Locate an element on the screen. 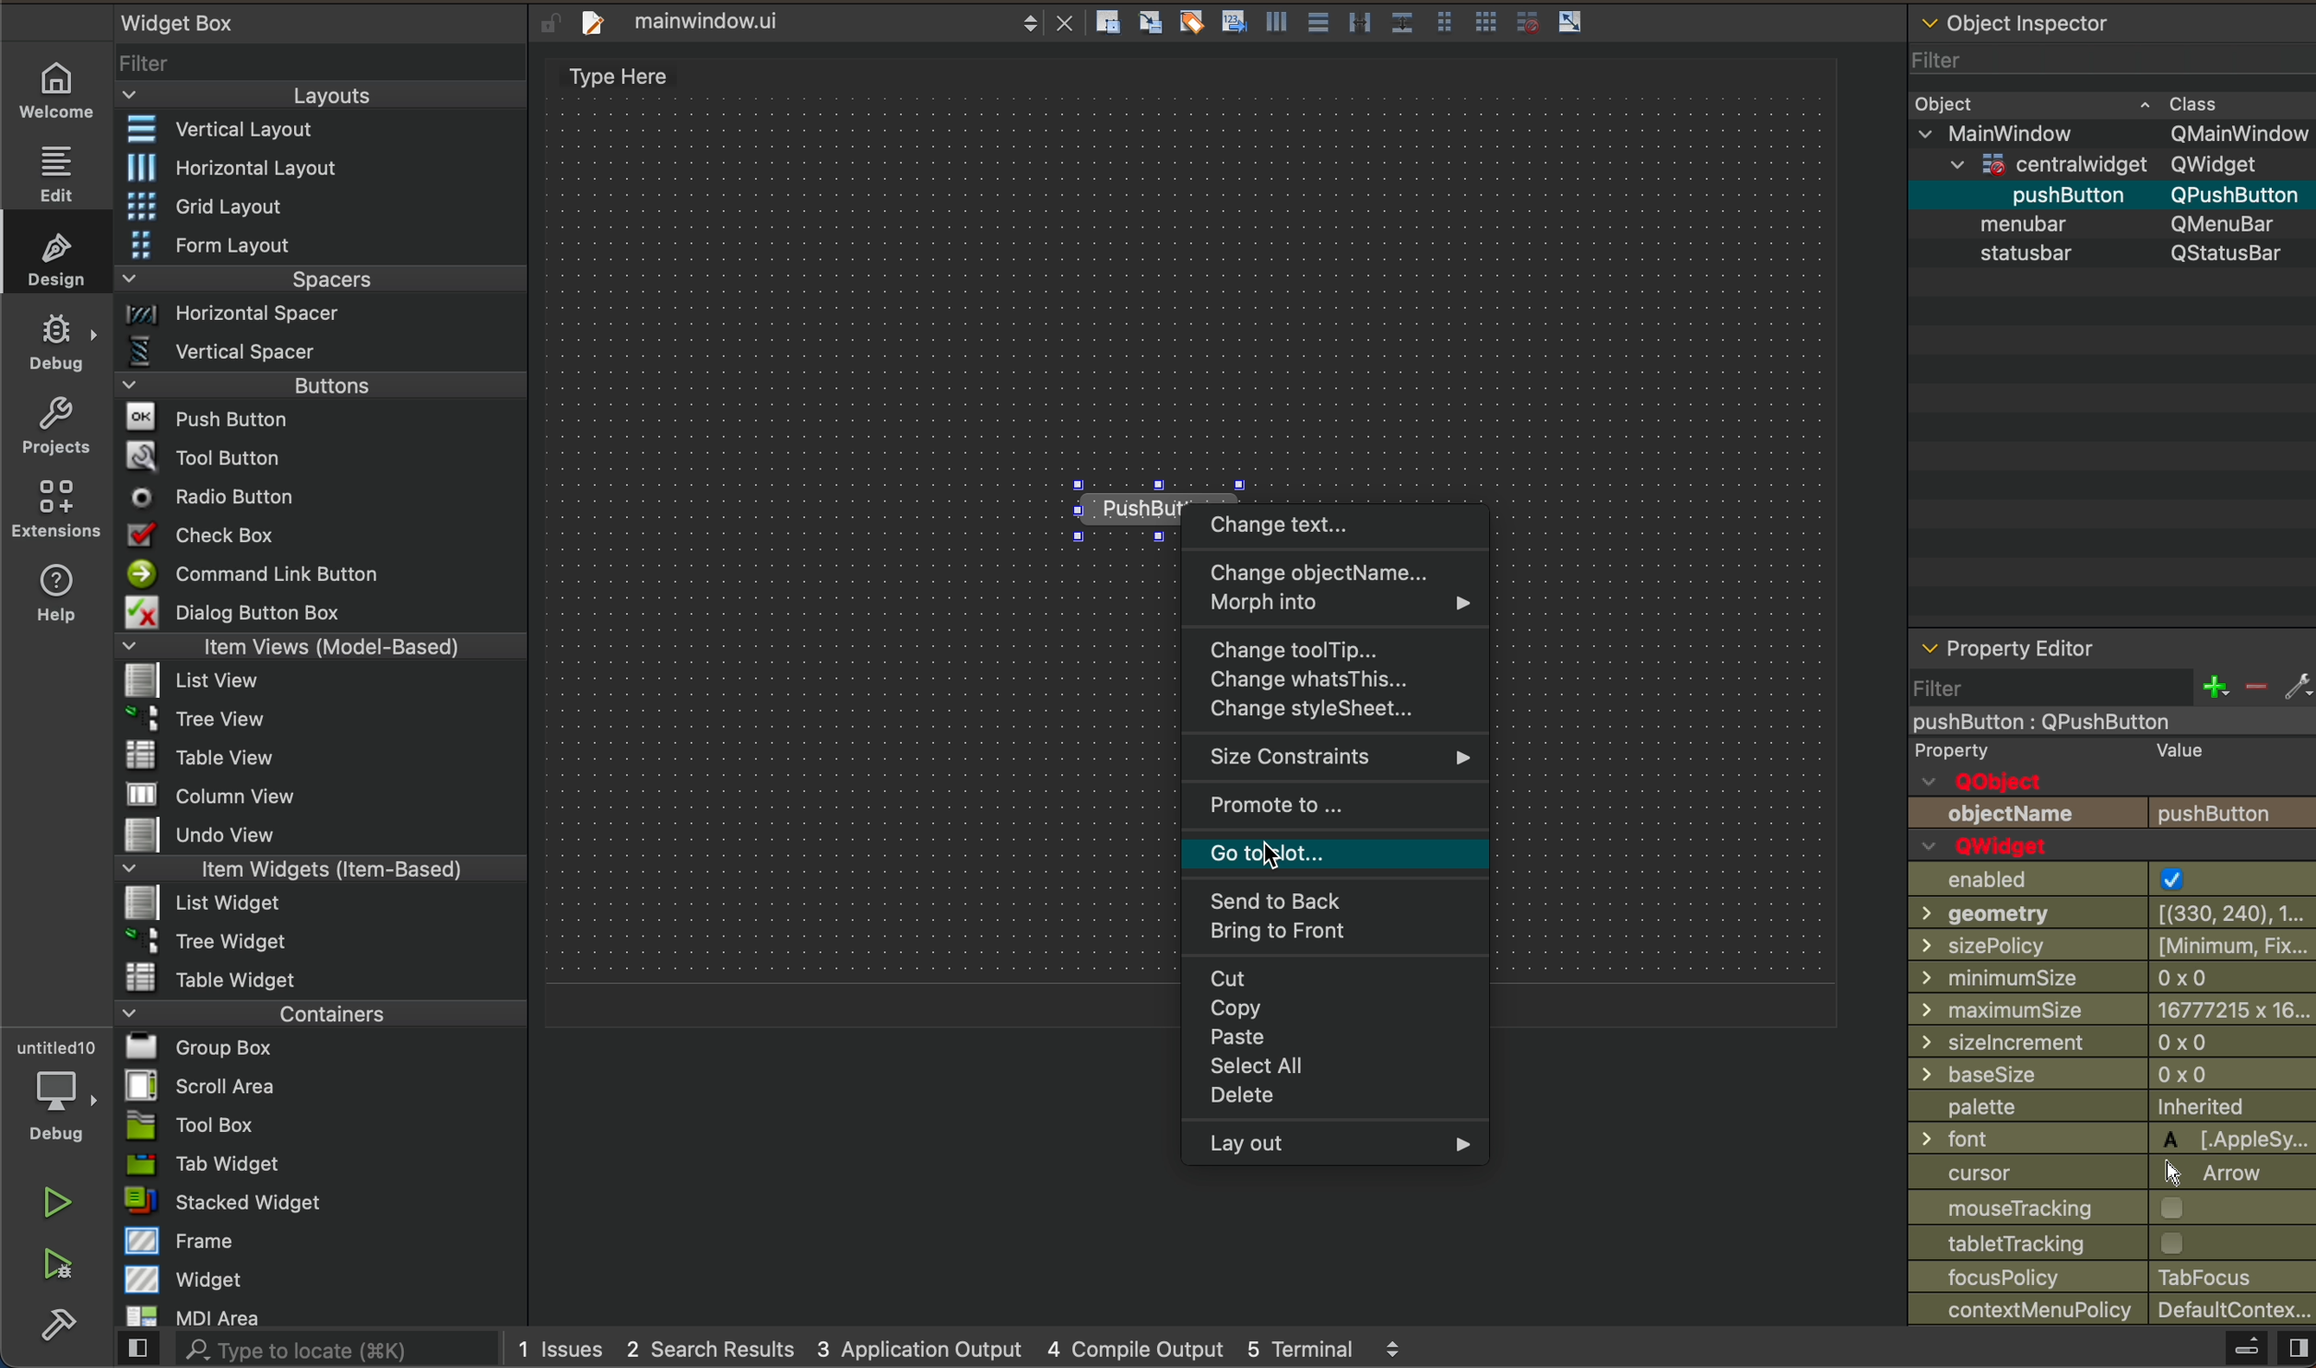 This screenshot has width=2316, height=1368. size policy is located at coordinates (2111, 943).